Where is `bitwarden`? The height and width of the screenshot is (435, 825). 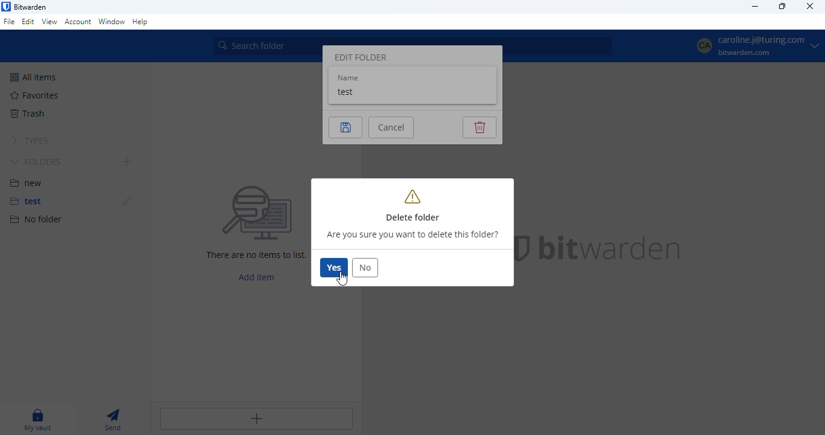
bitwarden is located at coordinates (30, 7).